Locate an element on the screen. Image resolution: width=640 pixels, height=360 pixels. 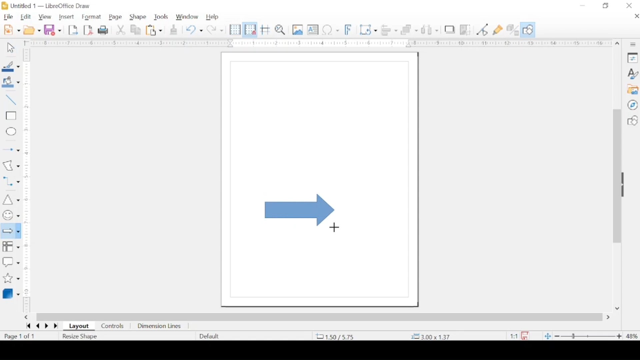
undo is located at coordinates (194, 29).